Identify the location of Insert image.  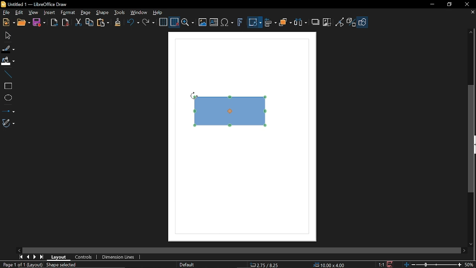
(203, 23).